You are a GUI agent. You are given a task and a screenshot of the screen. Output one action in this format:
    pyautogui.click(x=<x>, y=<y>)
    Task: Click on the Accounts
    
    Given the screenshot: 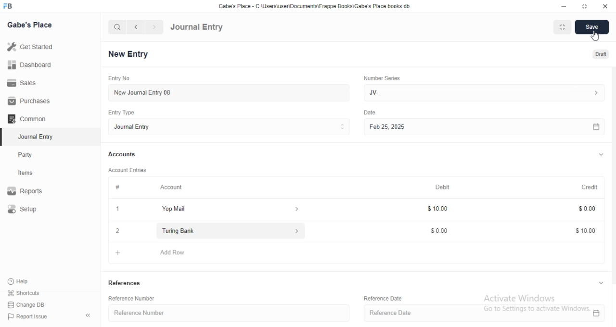 What is the action you would take?
    pyautogui.click(x=123, y=155)
    